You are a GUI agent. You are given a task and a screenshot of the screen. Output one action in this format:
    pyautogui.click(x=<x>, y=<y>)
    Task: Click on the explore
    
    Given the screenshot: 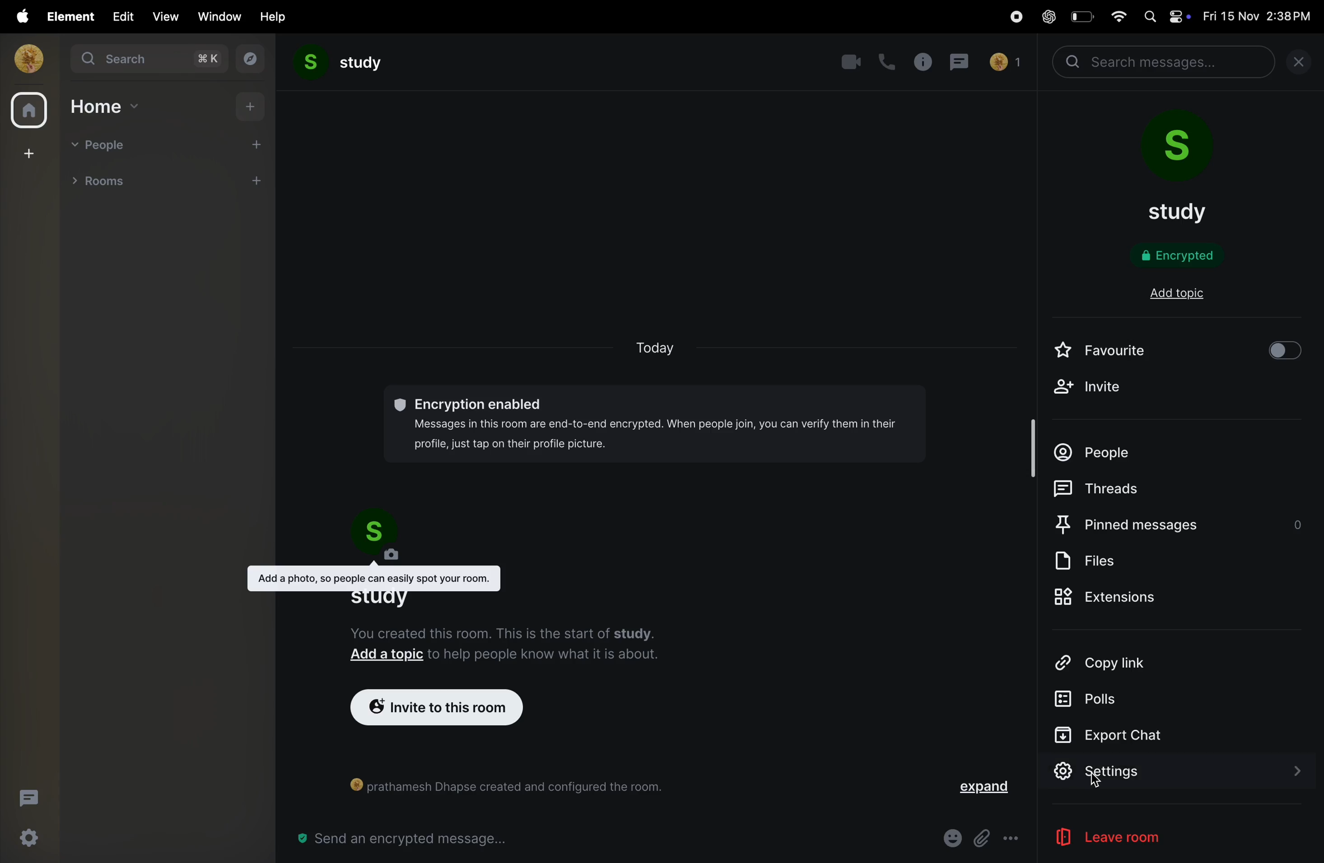 What is the action you would take?
    pyautogui.click(x=248, y=59)
    